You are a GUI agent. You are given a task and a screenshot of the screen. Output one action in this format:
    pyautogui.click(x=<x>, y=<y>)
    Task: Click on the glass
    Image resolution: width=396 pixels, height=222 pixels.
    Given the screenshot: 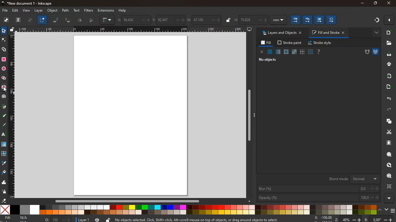 What is the action you would take?
    pyautogui.click(x=294, y=52)
    